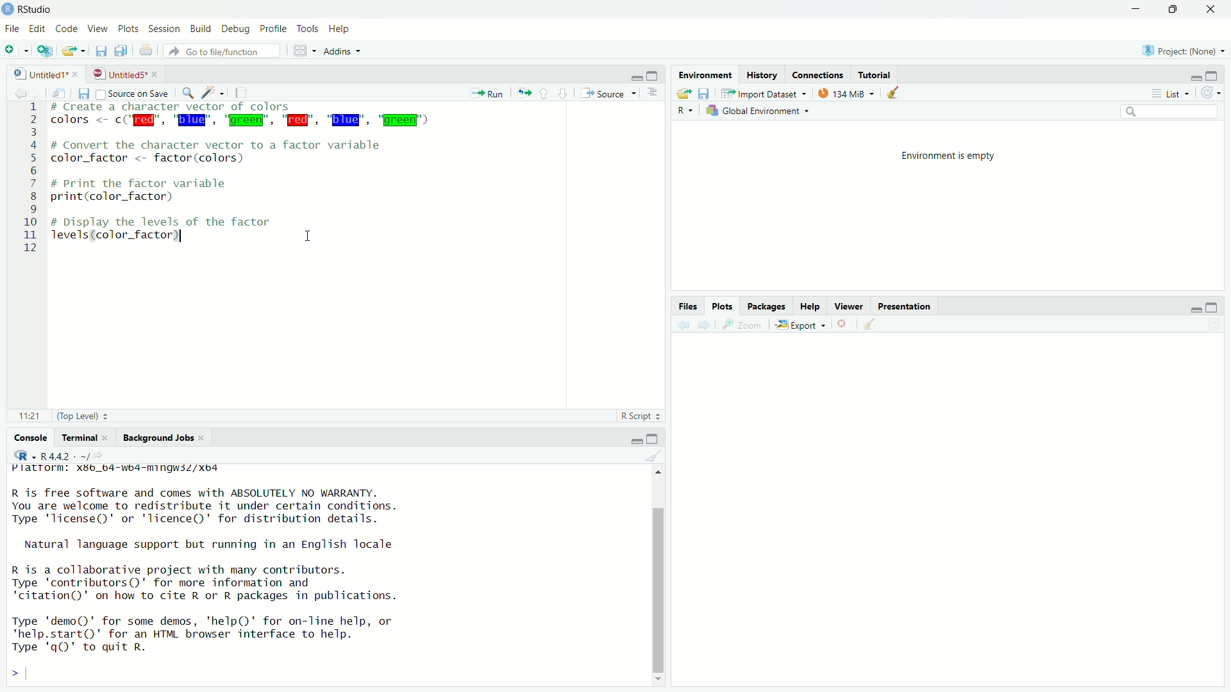 The image size is (1231, 692). What do you see at coordinates (660, 579) in the screenshot?
I see `scrollbar` at bounding box center [660, 579].